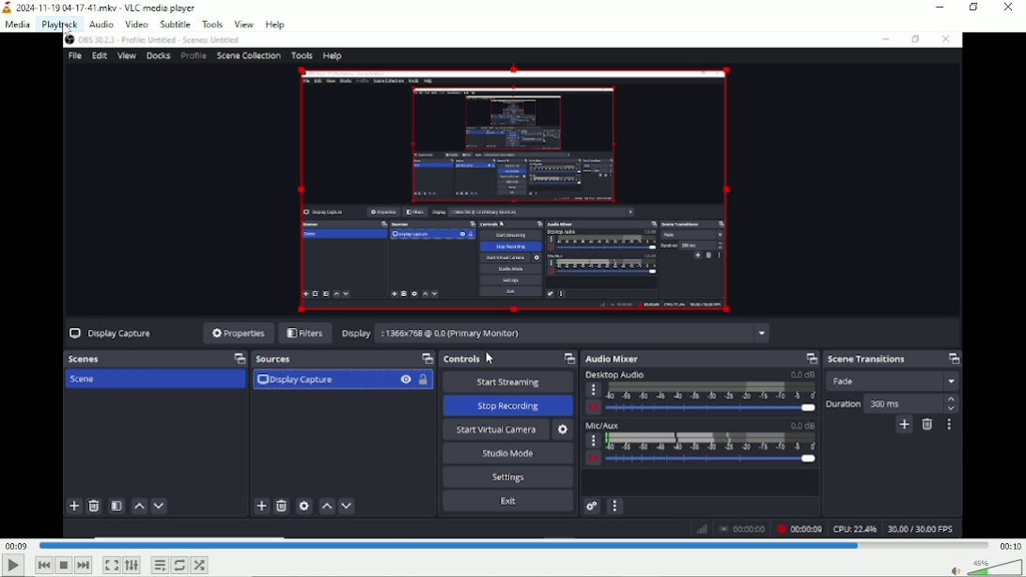 Image resolution: width=1026 pixels, height=577 pixels. Describe the element at coordinates (175, 24) in the screenshot. I see `Subtitle` at that location.